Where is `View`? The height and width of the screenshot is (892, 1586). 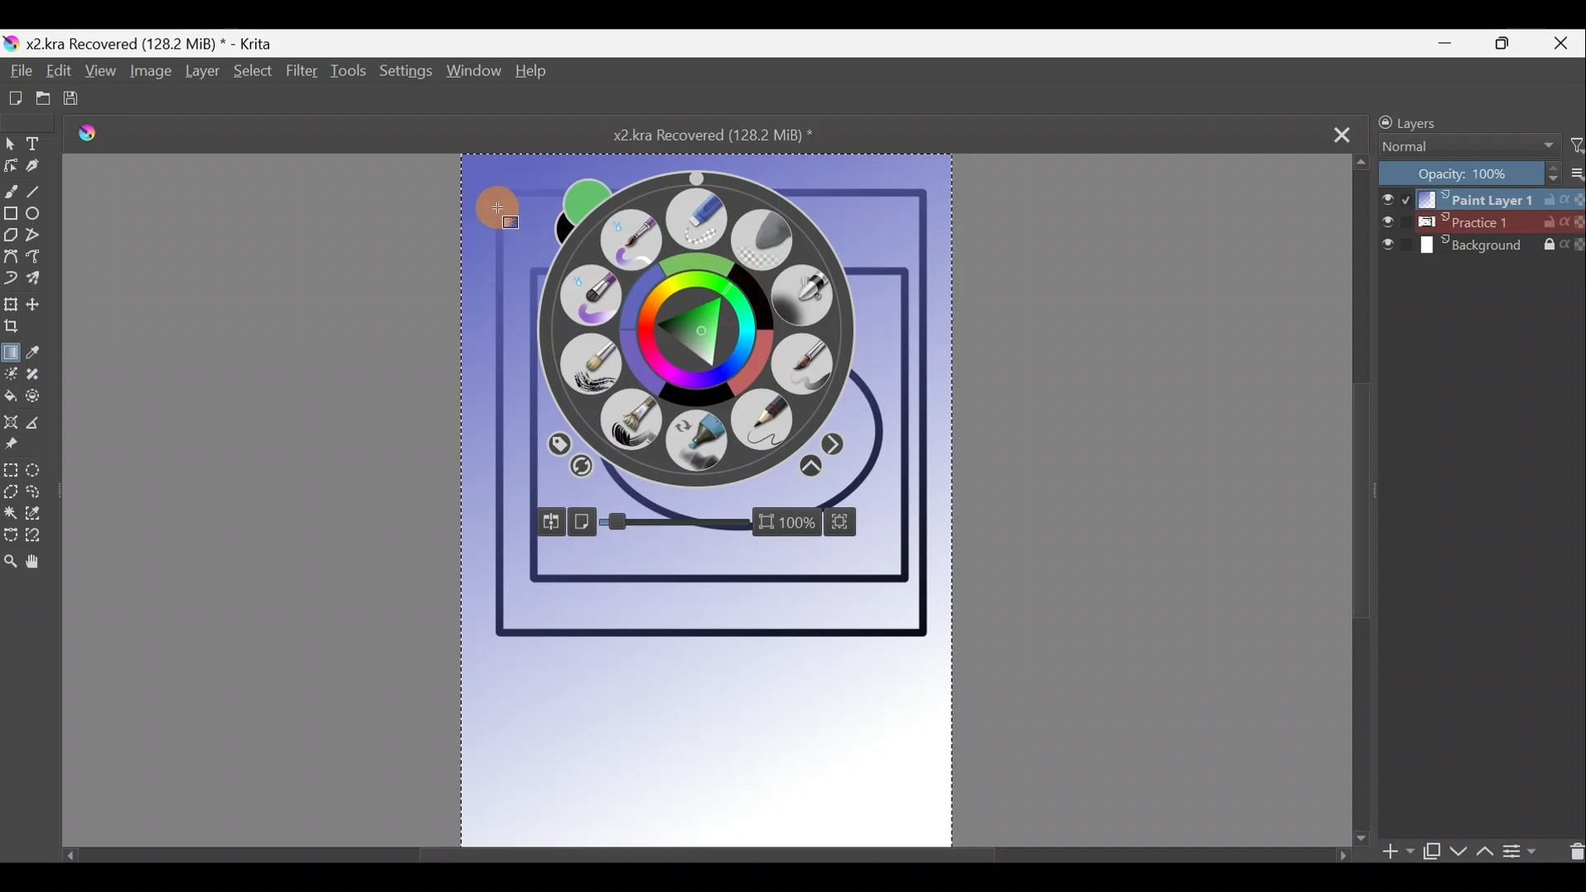
View is located at coordinates (101, 75).